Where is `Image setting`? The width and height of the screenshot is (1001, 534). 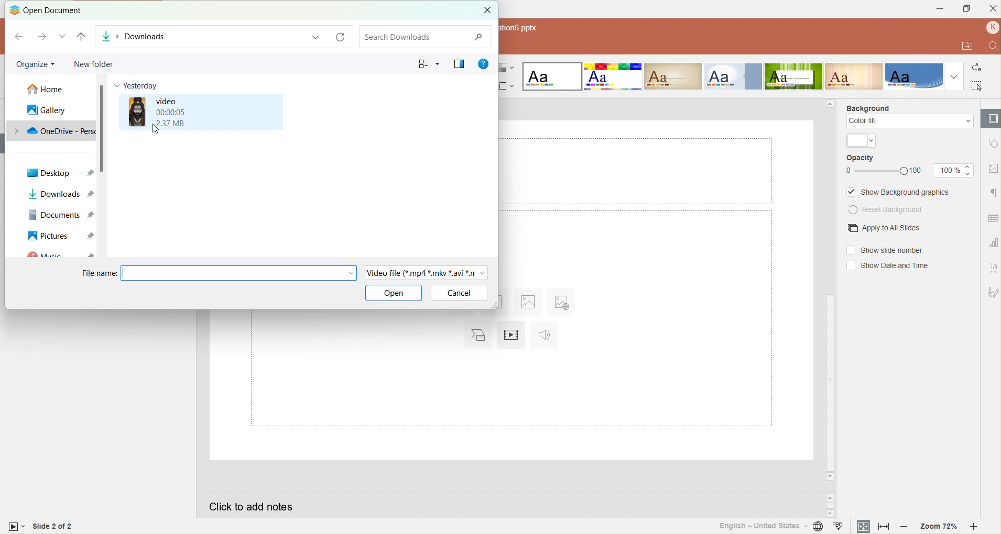 Image setting is located at coordinates (992, 168).